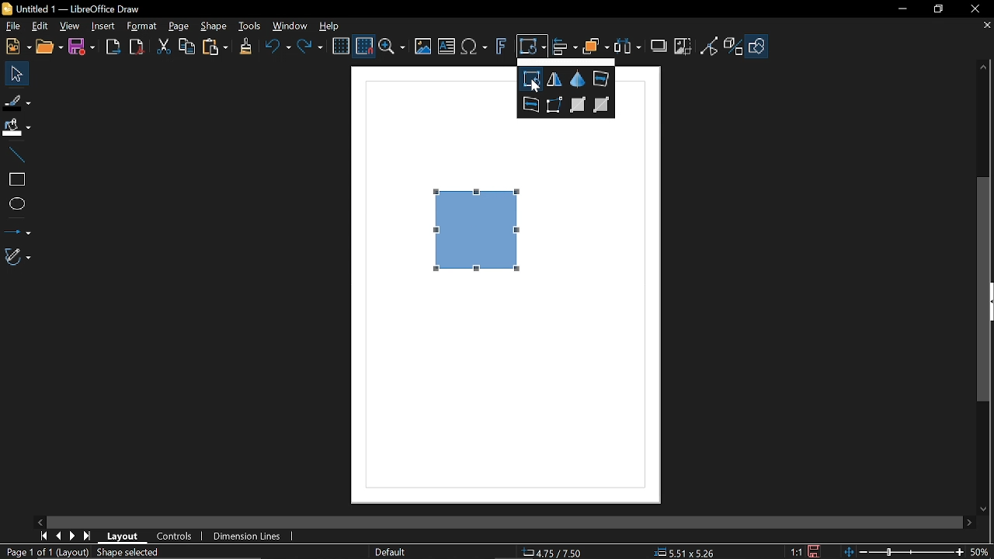  I want to click on Zoom, so click(393, 47).